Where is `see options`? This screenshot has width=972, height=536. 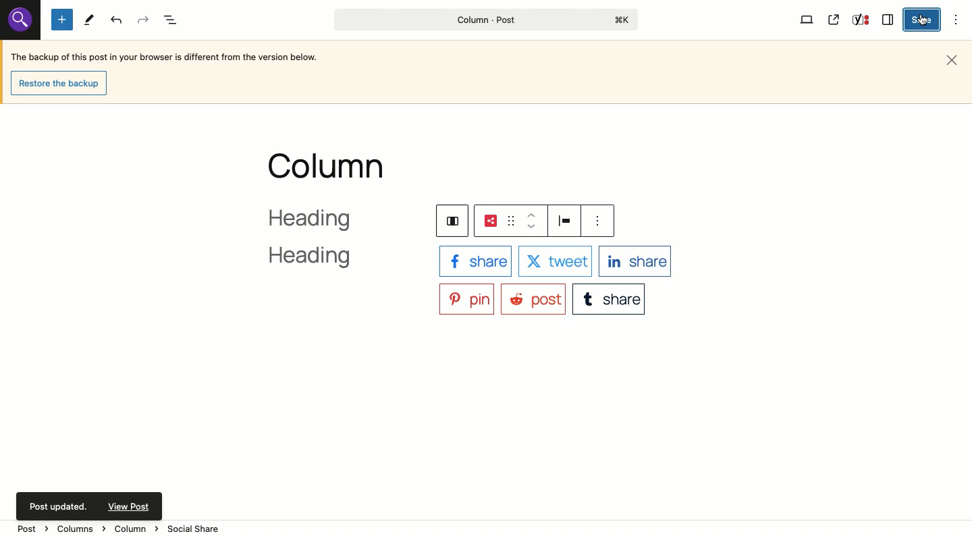
see options is located at coordinates (600, 221).